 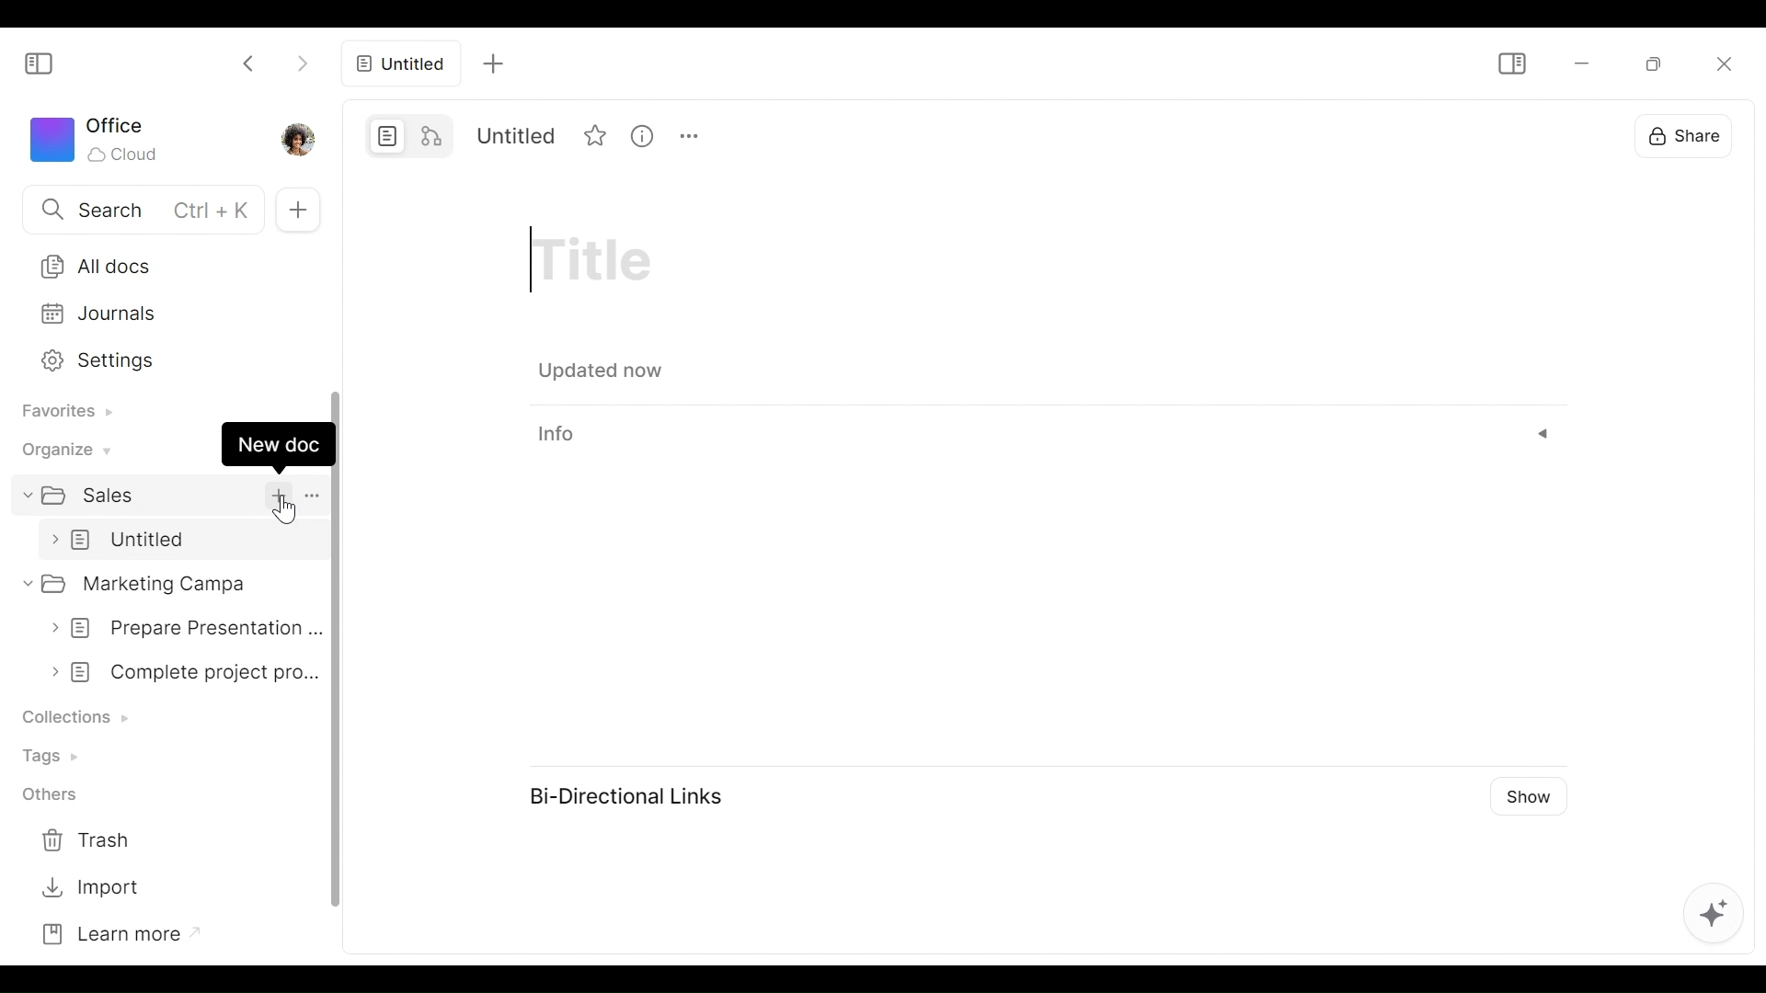 What do you see at coordinates (312, 495) in the screenshot?
I see `More options` at bounding box center [312, 495].